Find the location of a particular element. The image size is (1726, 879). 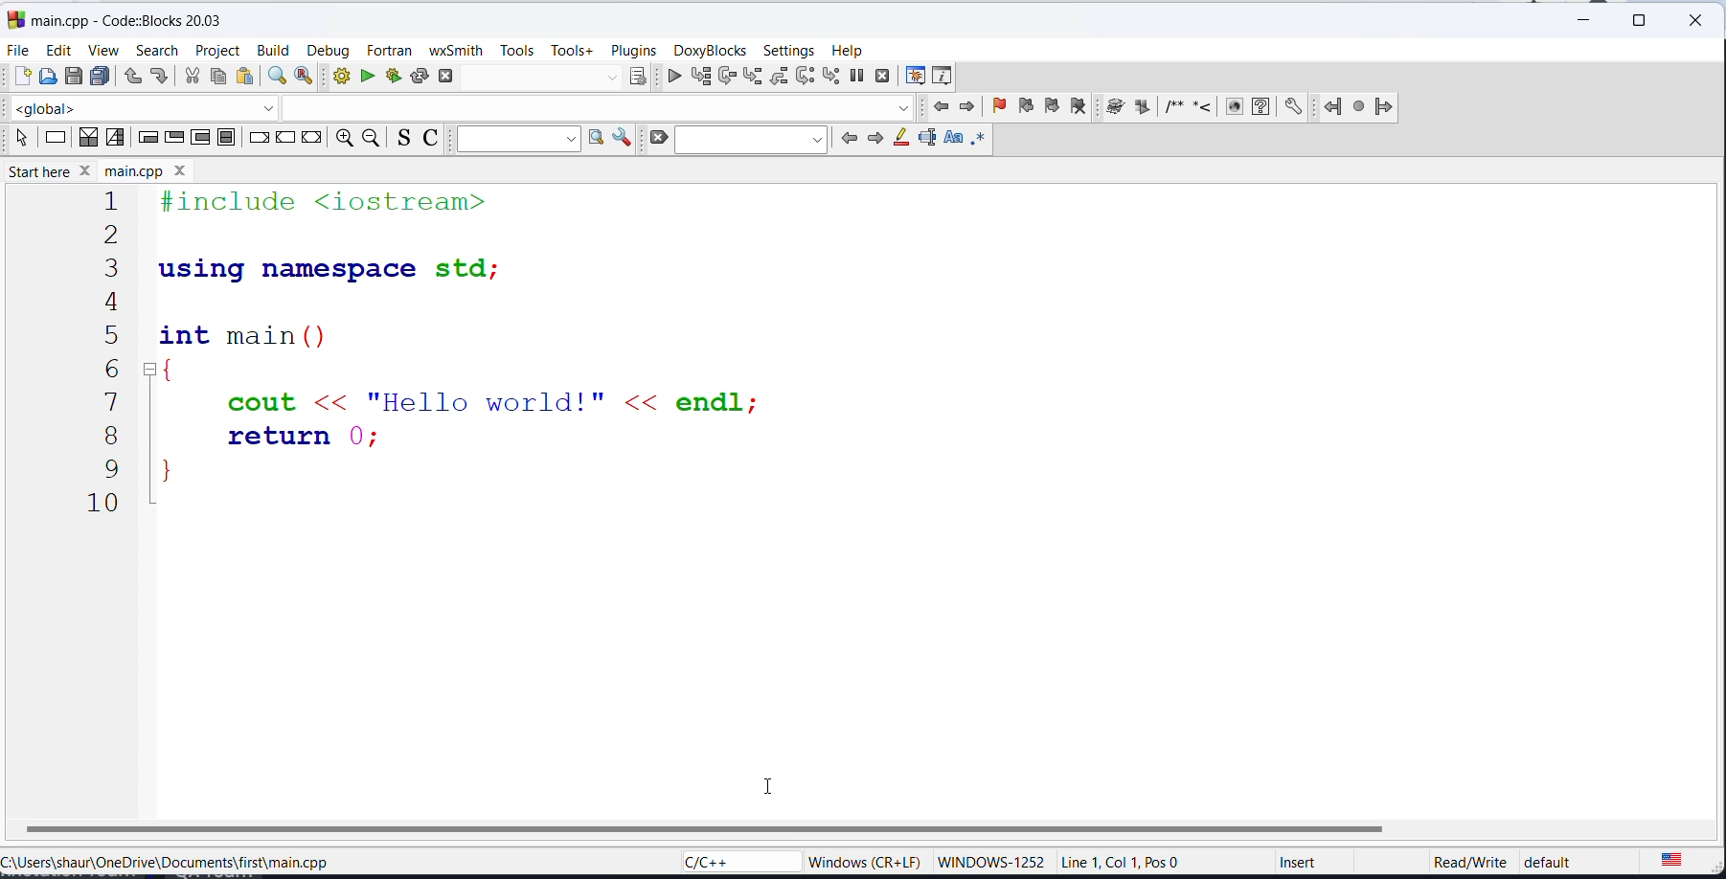

continue instruction is located at coordinates (284, 140).